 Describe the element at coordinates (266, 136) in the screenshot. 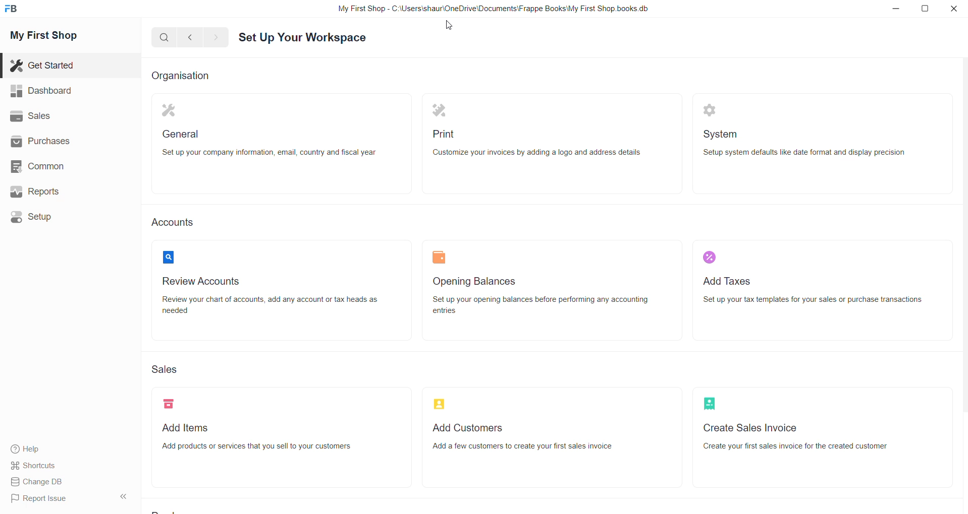

I see `General` at that location.